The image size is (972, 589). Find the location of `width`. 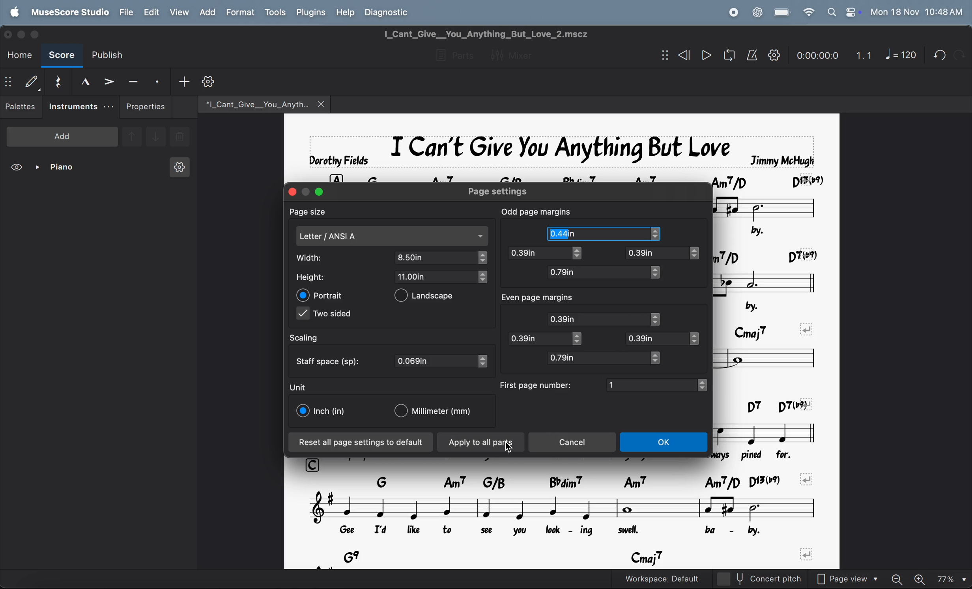

width is located at coordinates (318, 258).